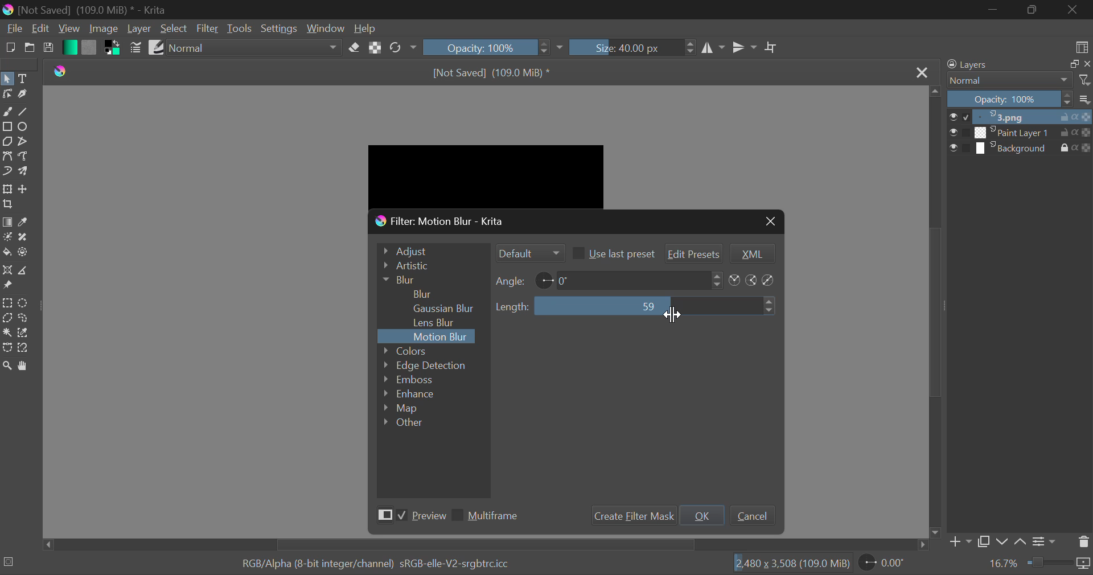 Image resolution: width=1093 pixels, height=575 pixels. Describe the element at coordinates (478, 47) in the screenshot. I see `Opacity: 100%` at that location.